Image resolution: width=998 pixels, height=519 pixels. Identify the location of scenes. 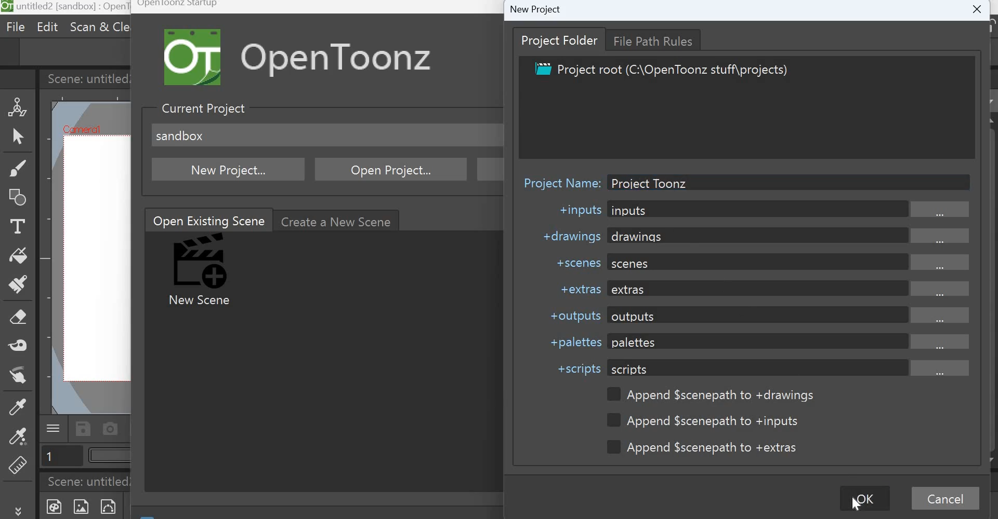
(794, 261).